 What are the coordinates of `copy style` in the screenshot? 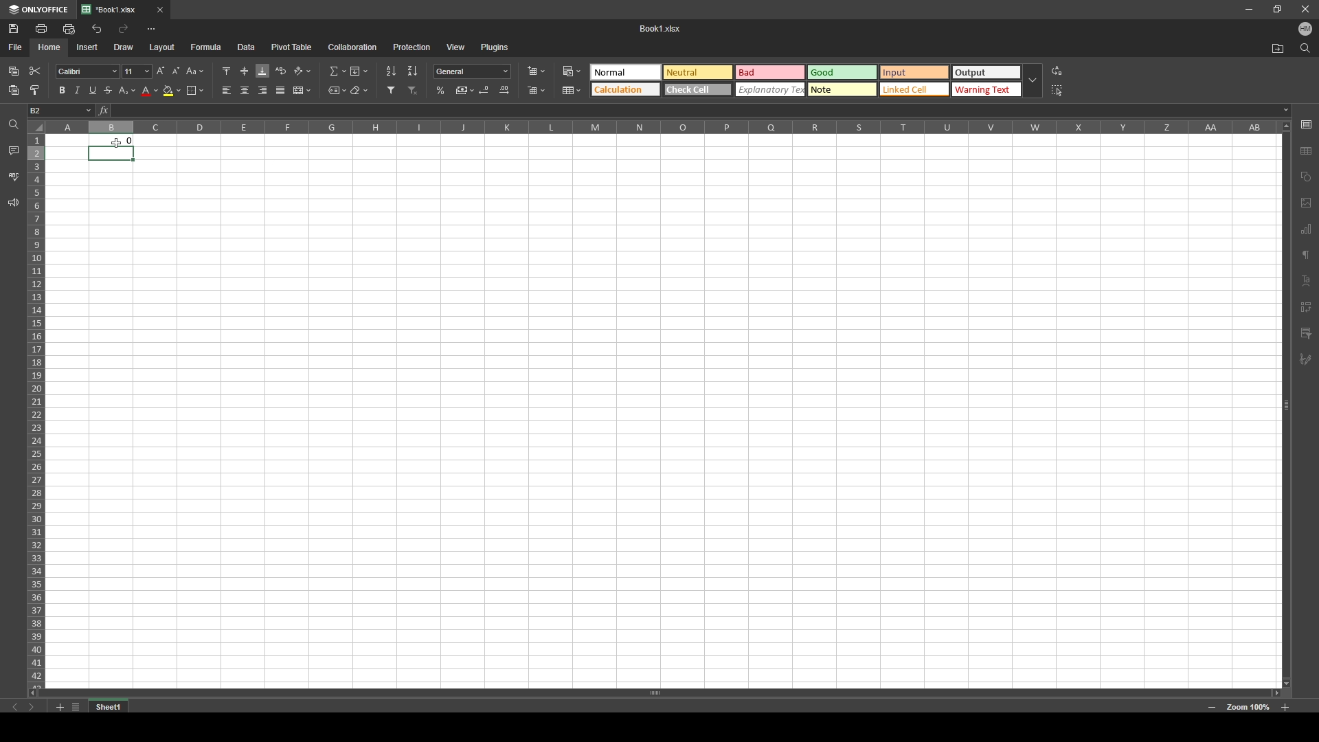 It's located at (34, 90).